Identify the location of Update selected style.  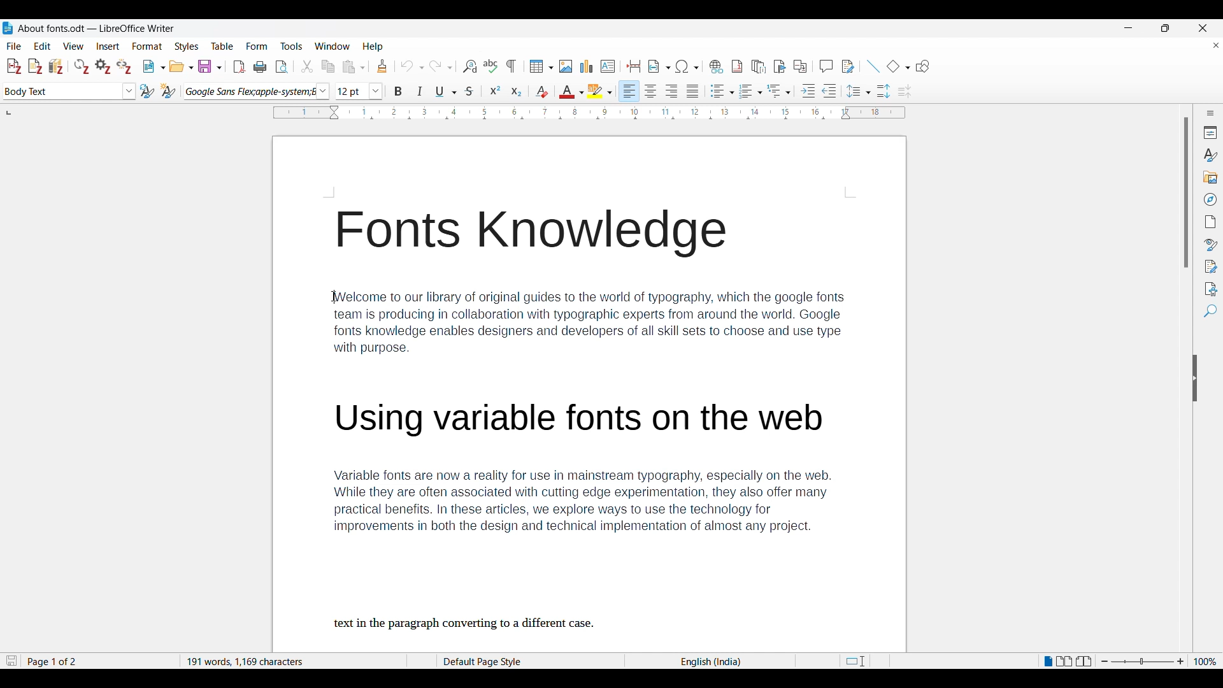
(147, 91).